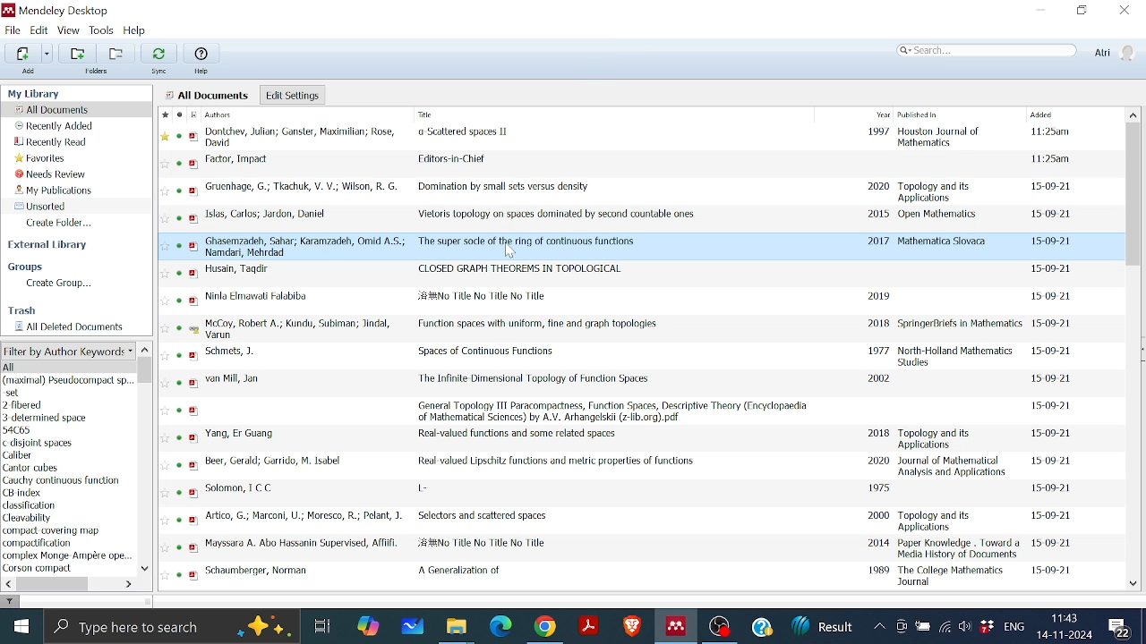 This screenshot has height=644, width=1146. Describe the element at coordinates (30, 519) in the screenshot. I see `Cleavability` at that location.